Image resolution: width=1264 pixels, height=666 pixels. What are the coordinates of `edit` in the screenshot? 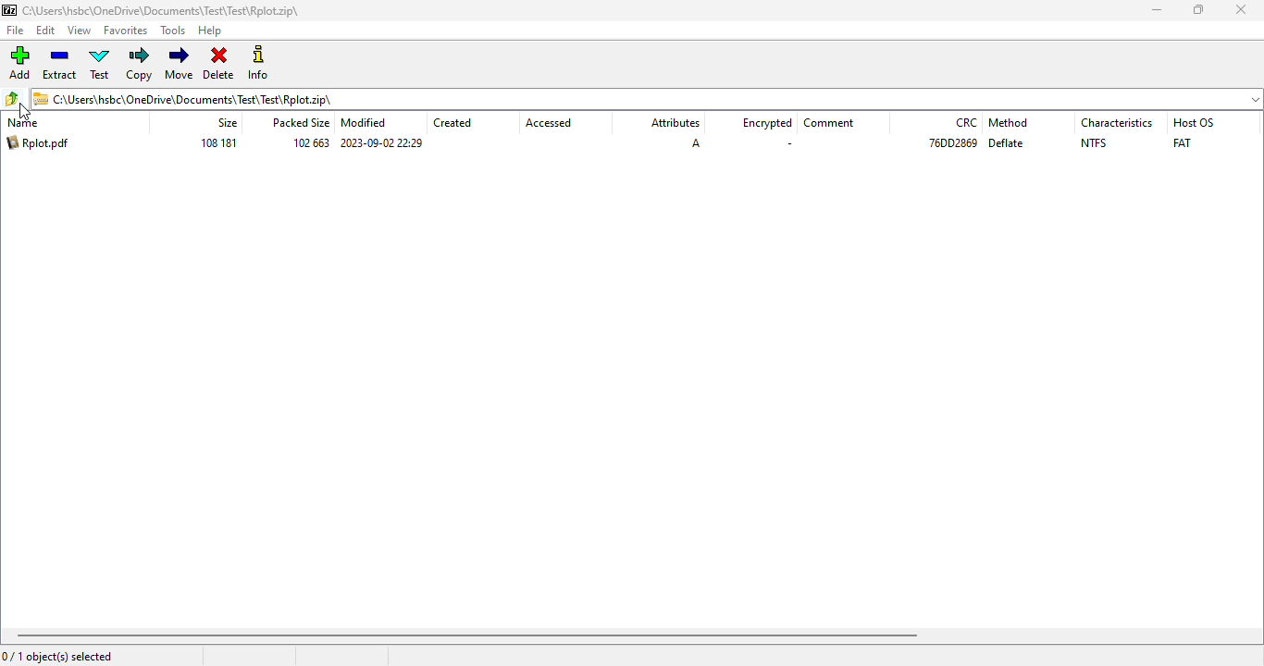 It's located at (45, 30).